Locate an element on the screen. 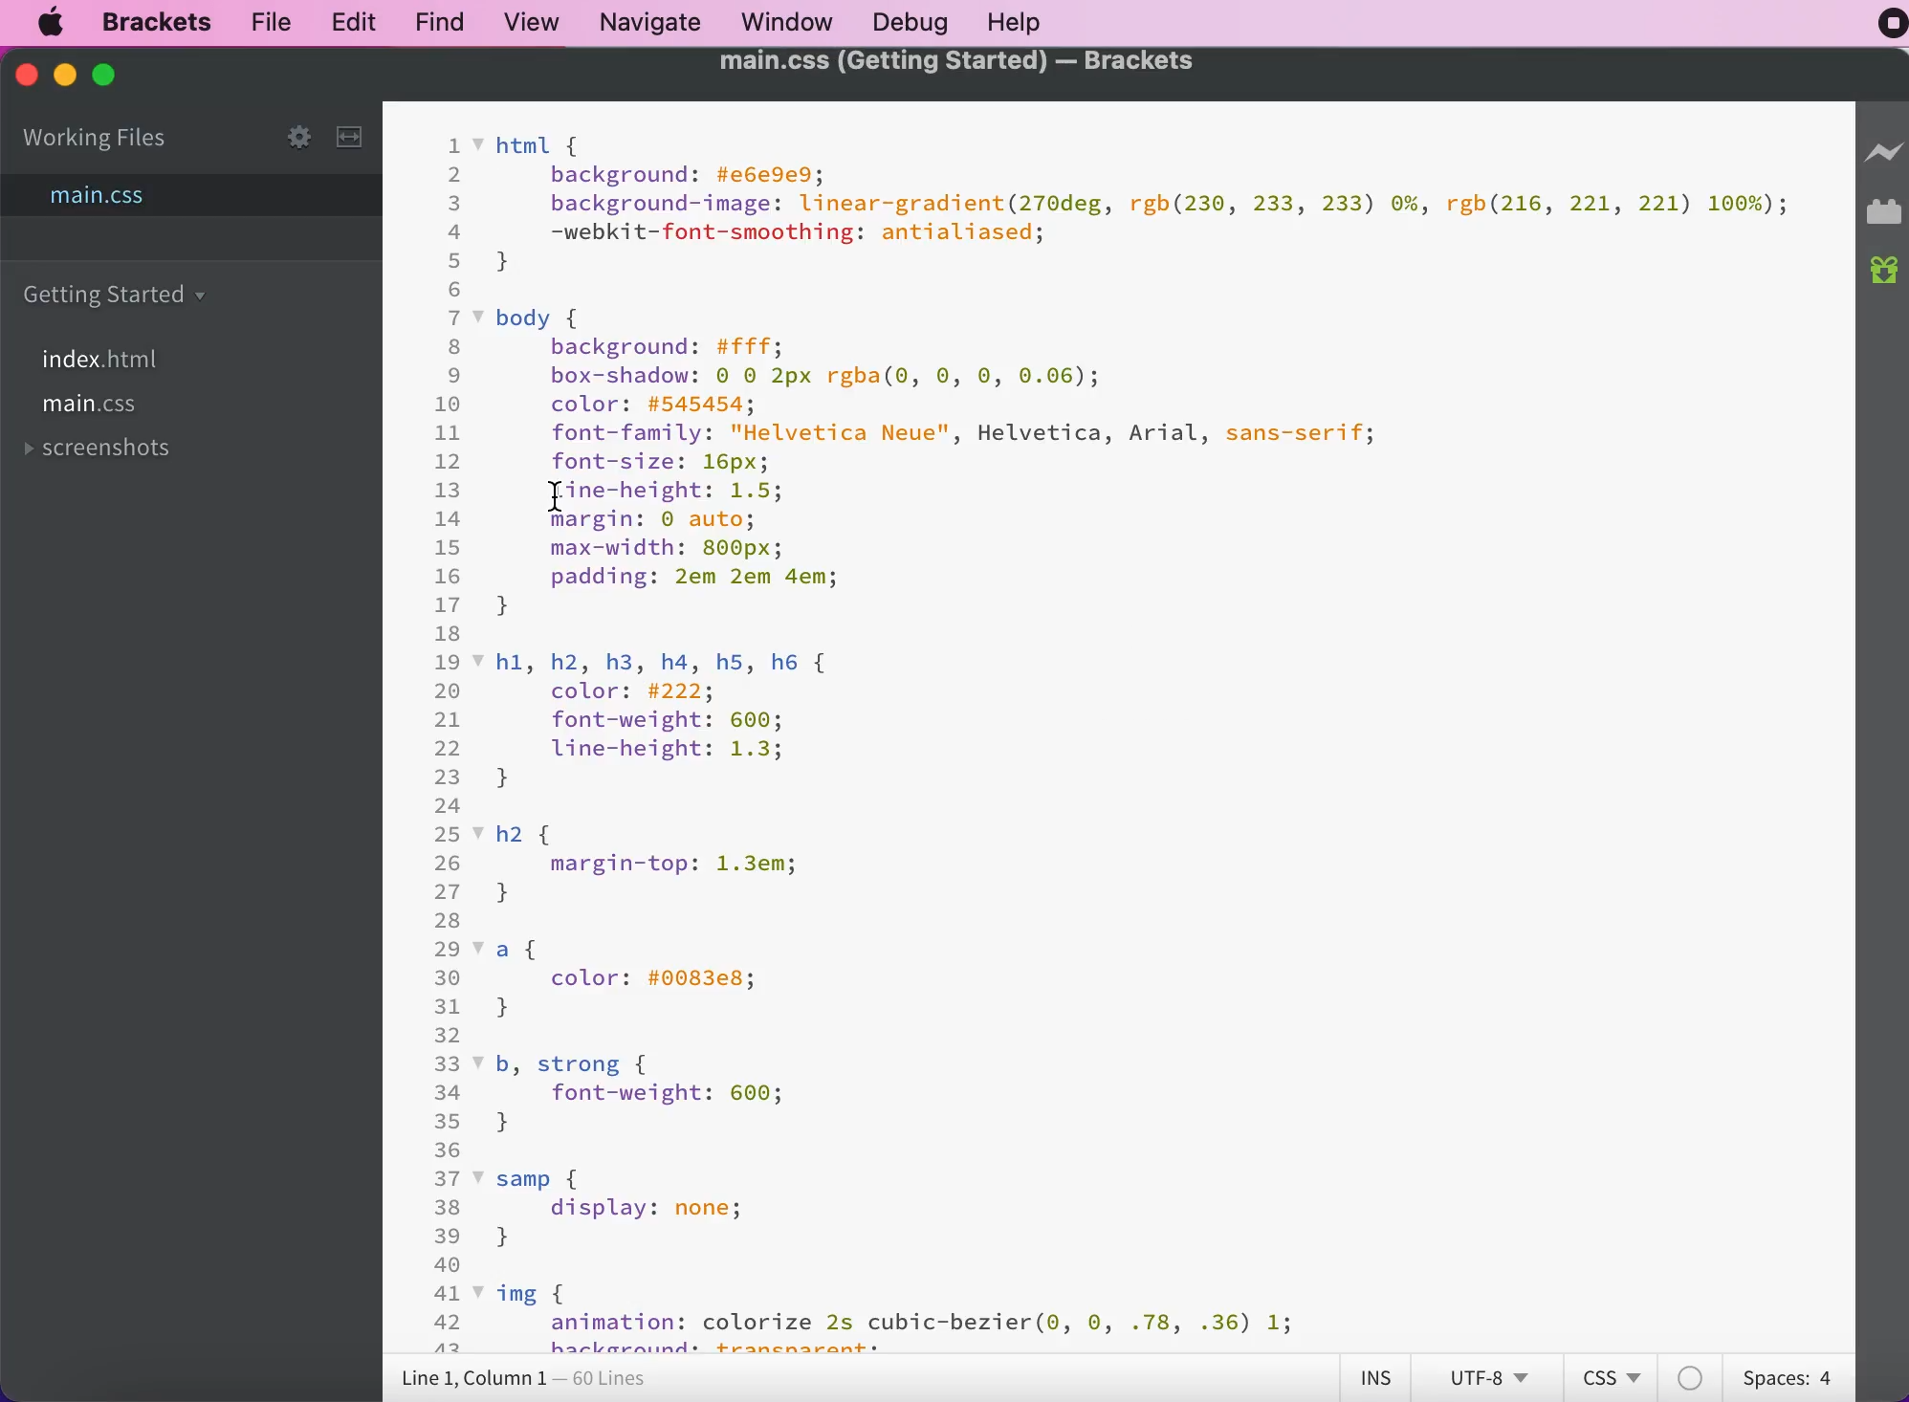 The image size is (1909, 1402). new build of brackets is located at coordinates (1884, 272).